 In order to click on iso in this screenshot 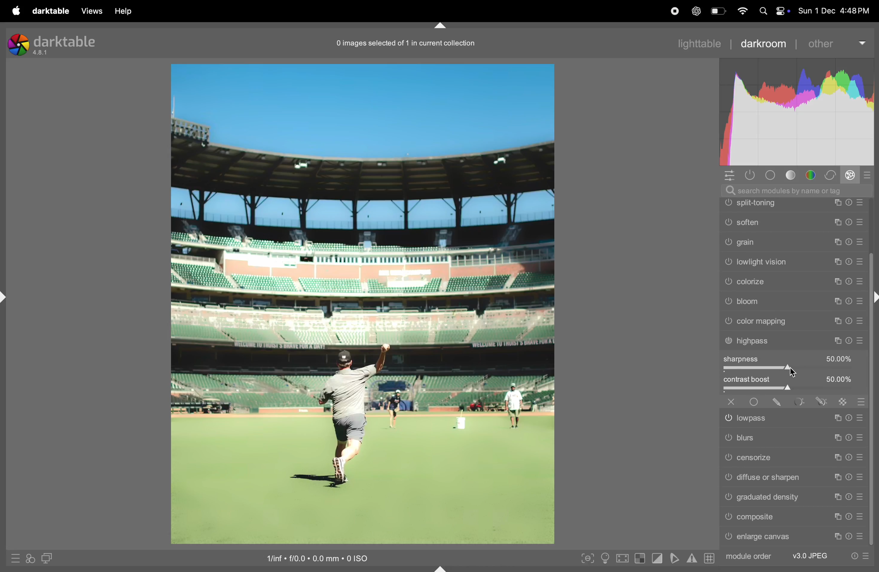, I will do `click(325, 558)`.